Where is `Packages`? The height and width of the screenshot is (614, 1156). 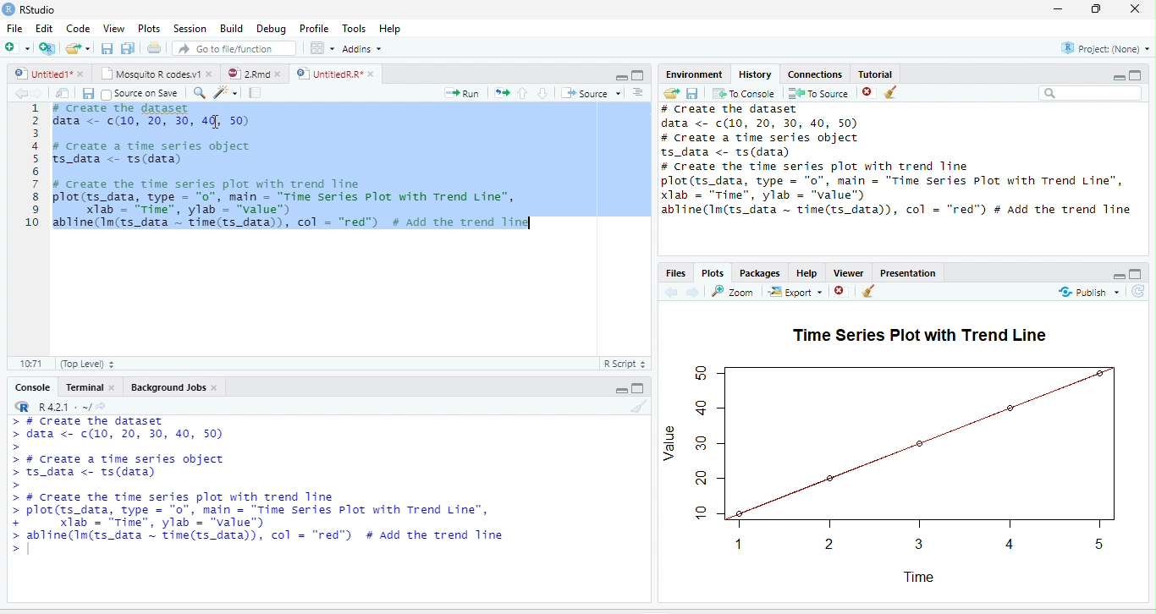 Packages is located at coordinates (759, 272).